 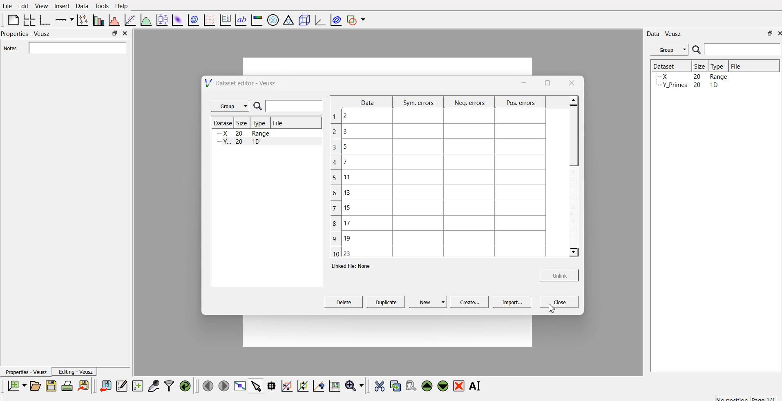 I want to click on Pos. errors, so click(x=521, y=104).